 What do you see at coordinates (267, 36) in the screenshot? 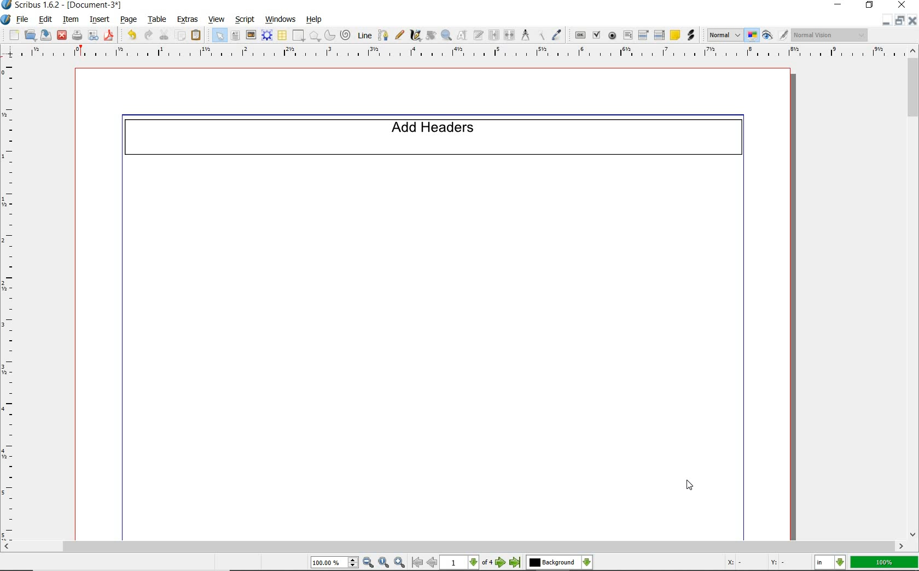
I see `render frame` at bounding box center [267, 36].